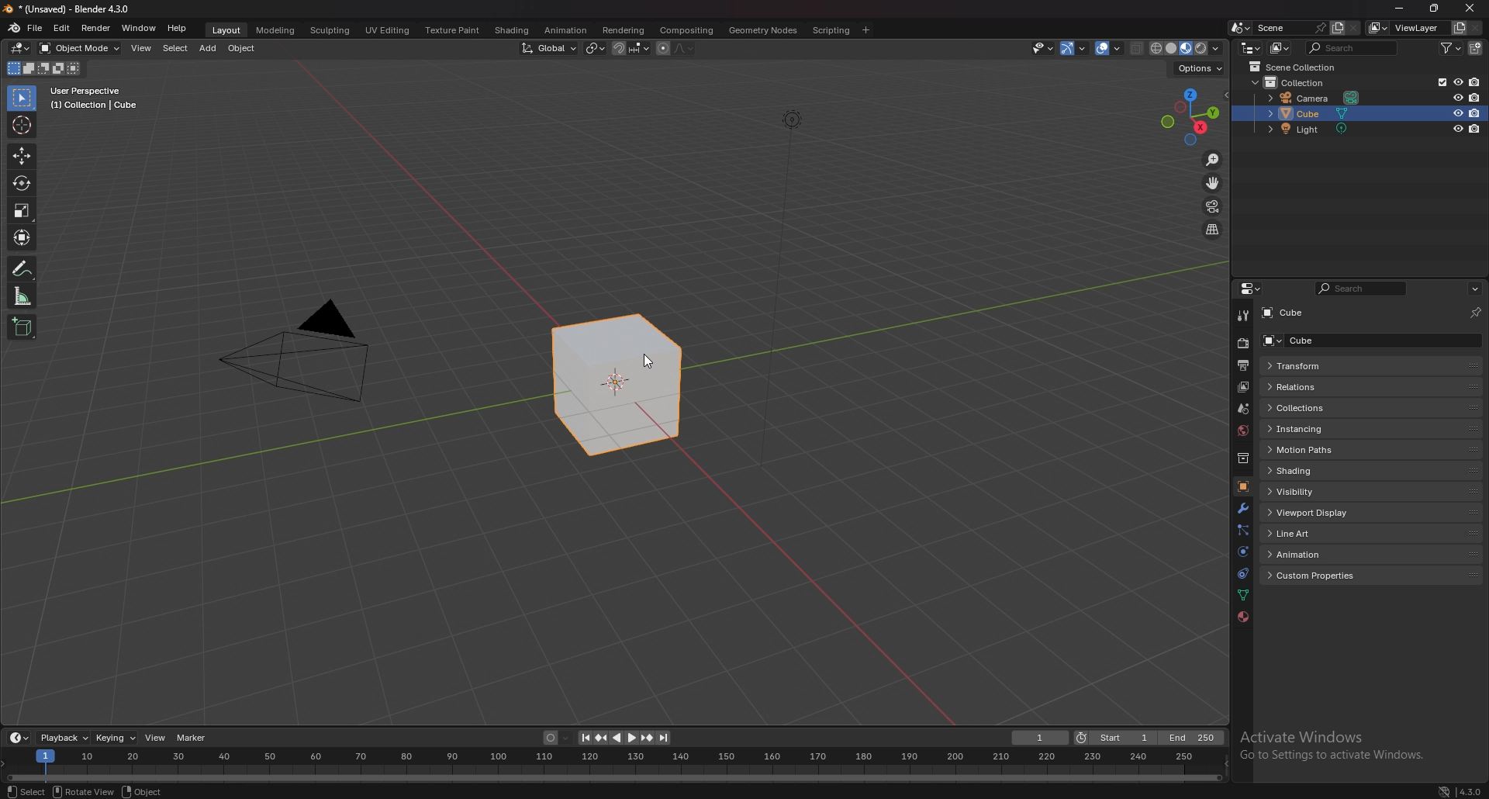 Image resolution: width=1489 pixels, height=799 pixels. I want to click on help, so click(178, 28).